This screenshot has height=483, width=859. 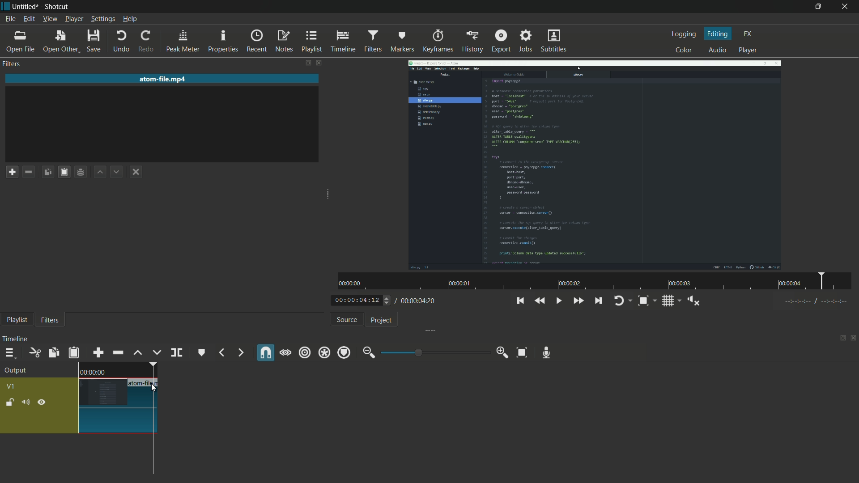 I want to click on split at playhead, so click(x=178, y=352).